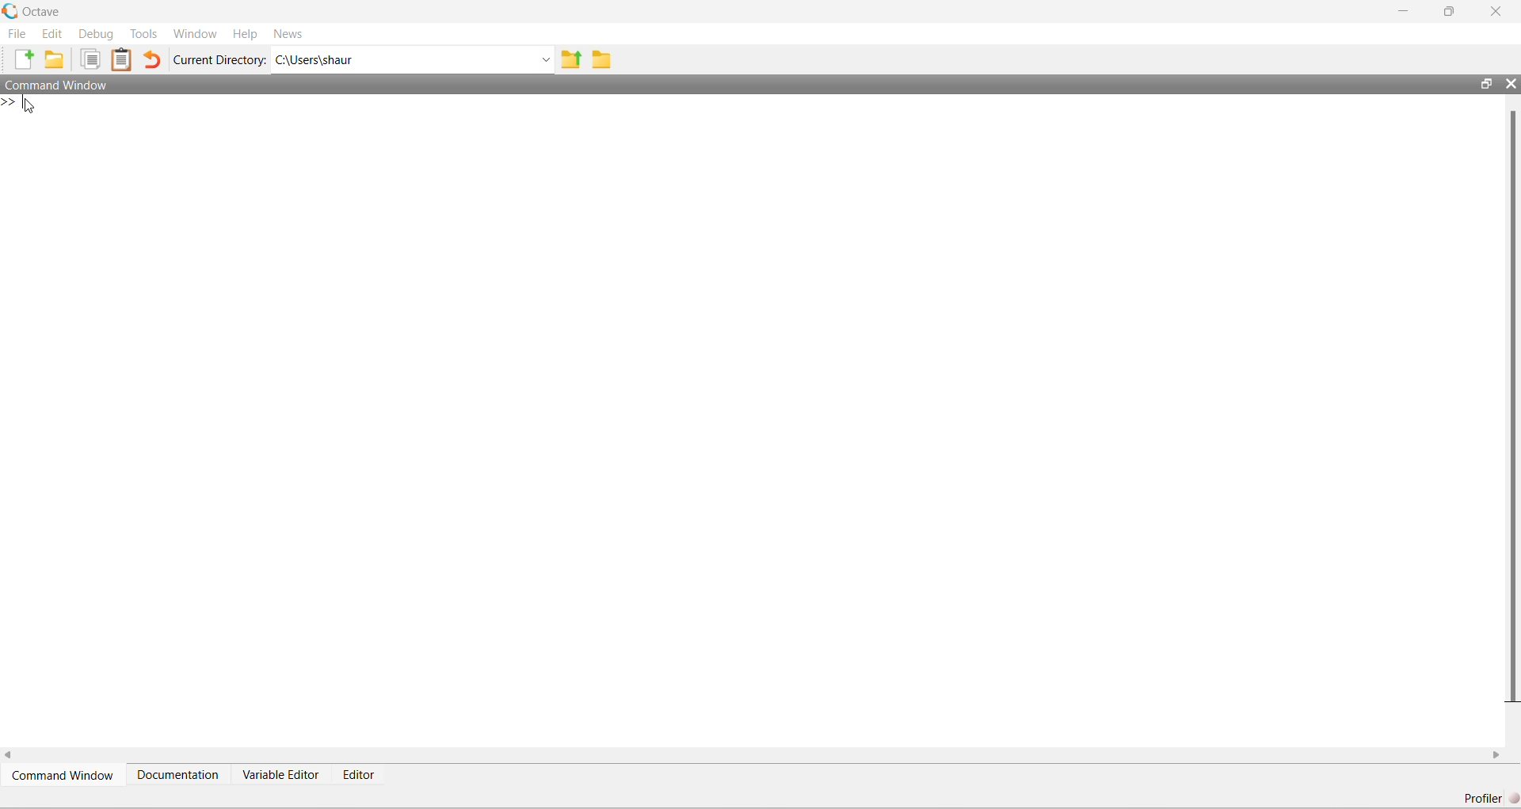 Image resolution: width=1521 pixels, height=809 pixels. What do you see at coordinates (1496, 10) in the screenshot?
I see `close` at bounding box center [1496, 10].